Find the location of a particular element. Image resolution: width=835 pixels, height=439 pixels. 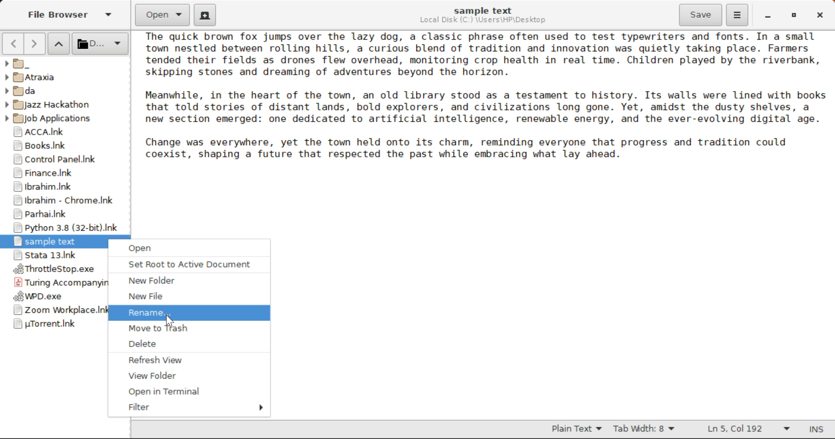

More Options is located at coordinates (738, 14).